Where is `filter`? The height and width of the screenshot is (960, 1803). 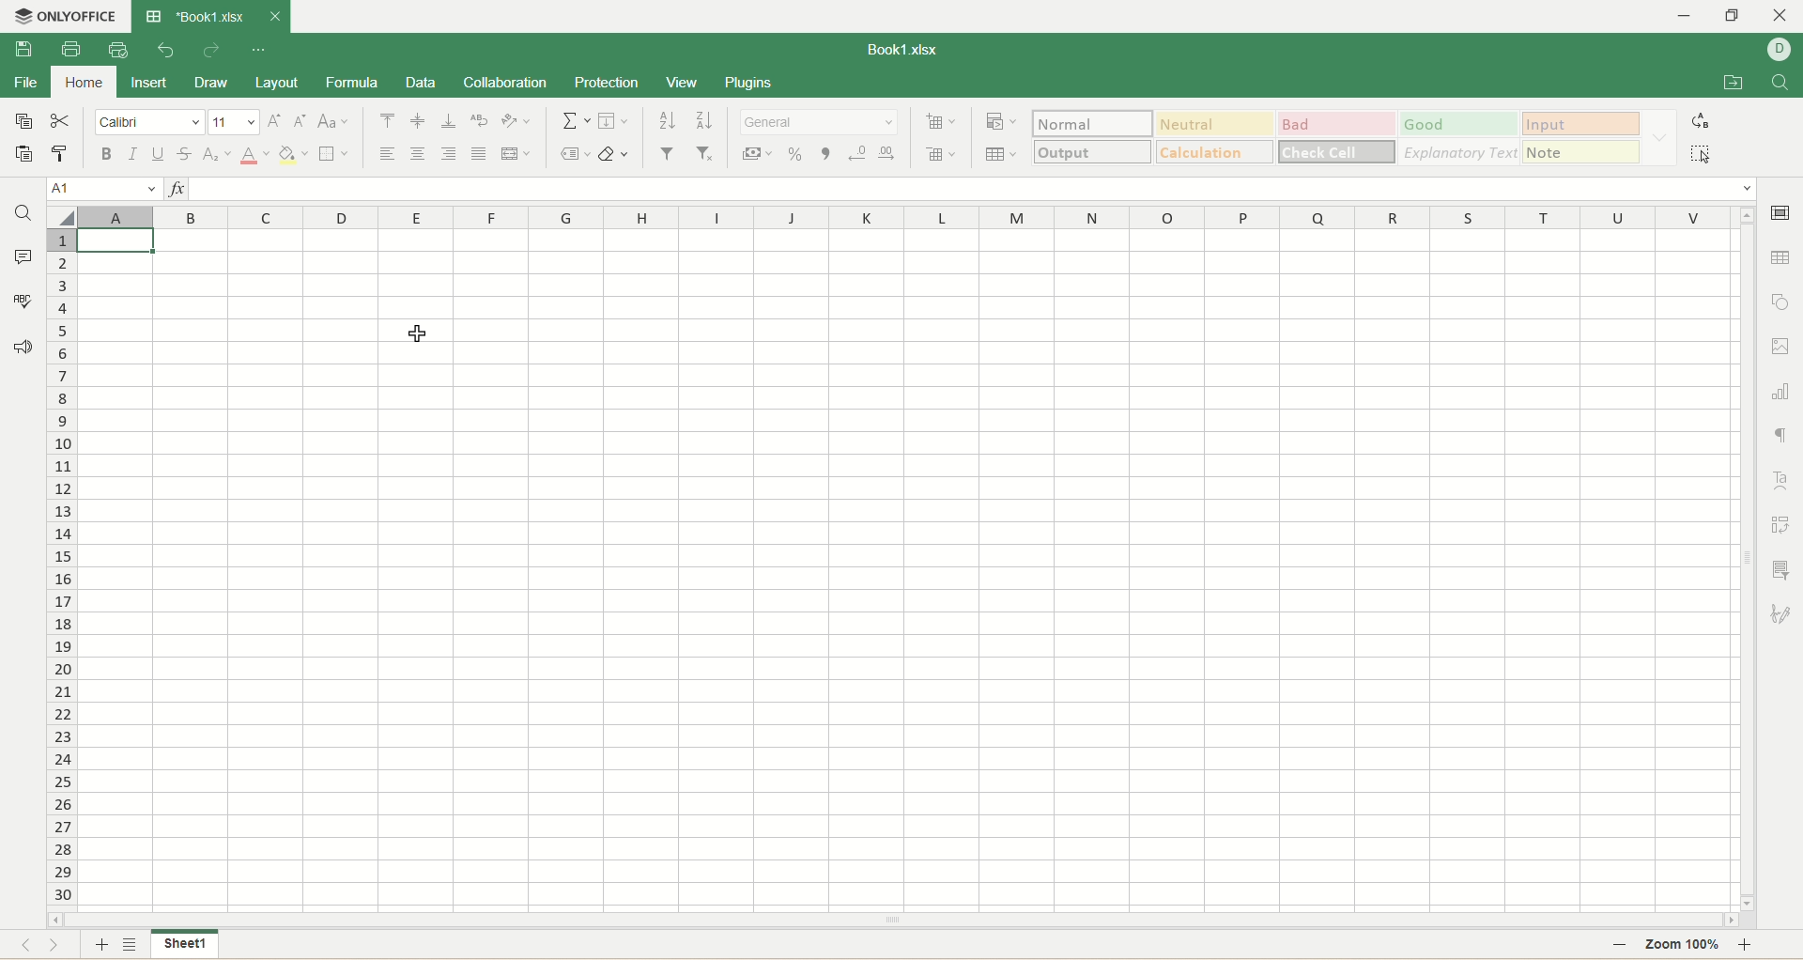 filter is located at coordinates (668, 154).